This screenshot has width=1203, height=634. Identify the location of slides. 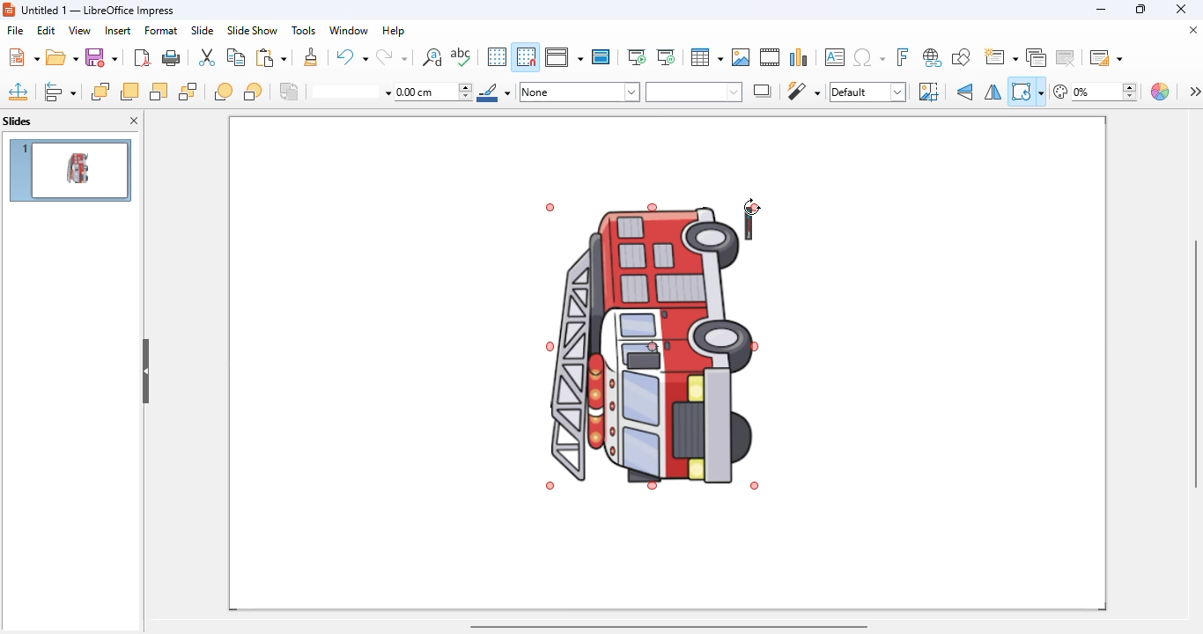
(18, 121).